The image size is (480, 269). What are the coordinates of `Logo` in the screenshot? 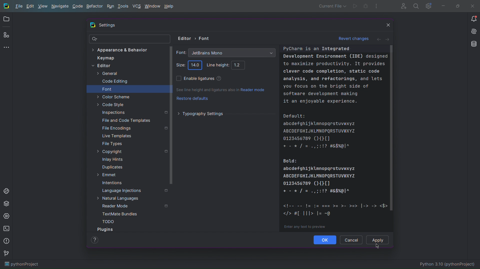 It's located at (6, 6).